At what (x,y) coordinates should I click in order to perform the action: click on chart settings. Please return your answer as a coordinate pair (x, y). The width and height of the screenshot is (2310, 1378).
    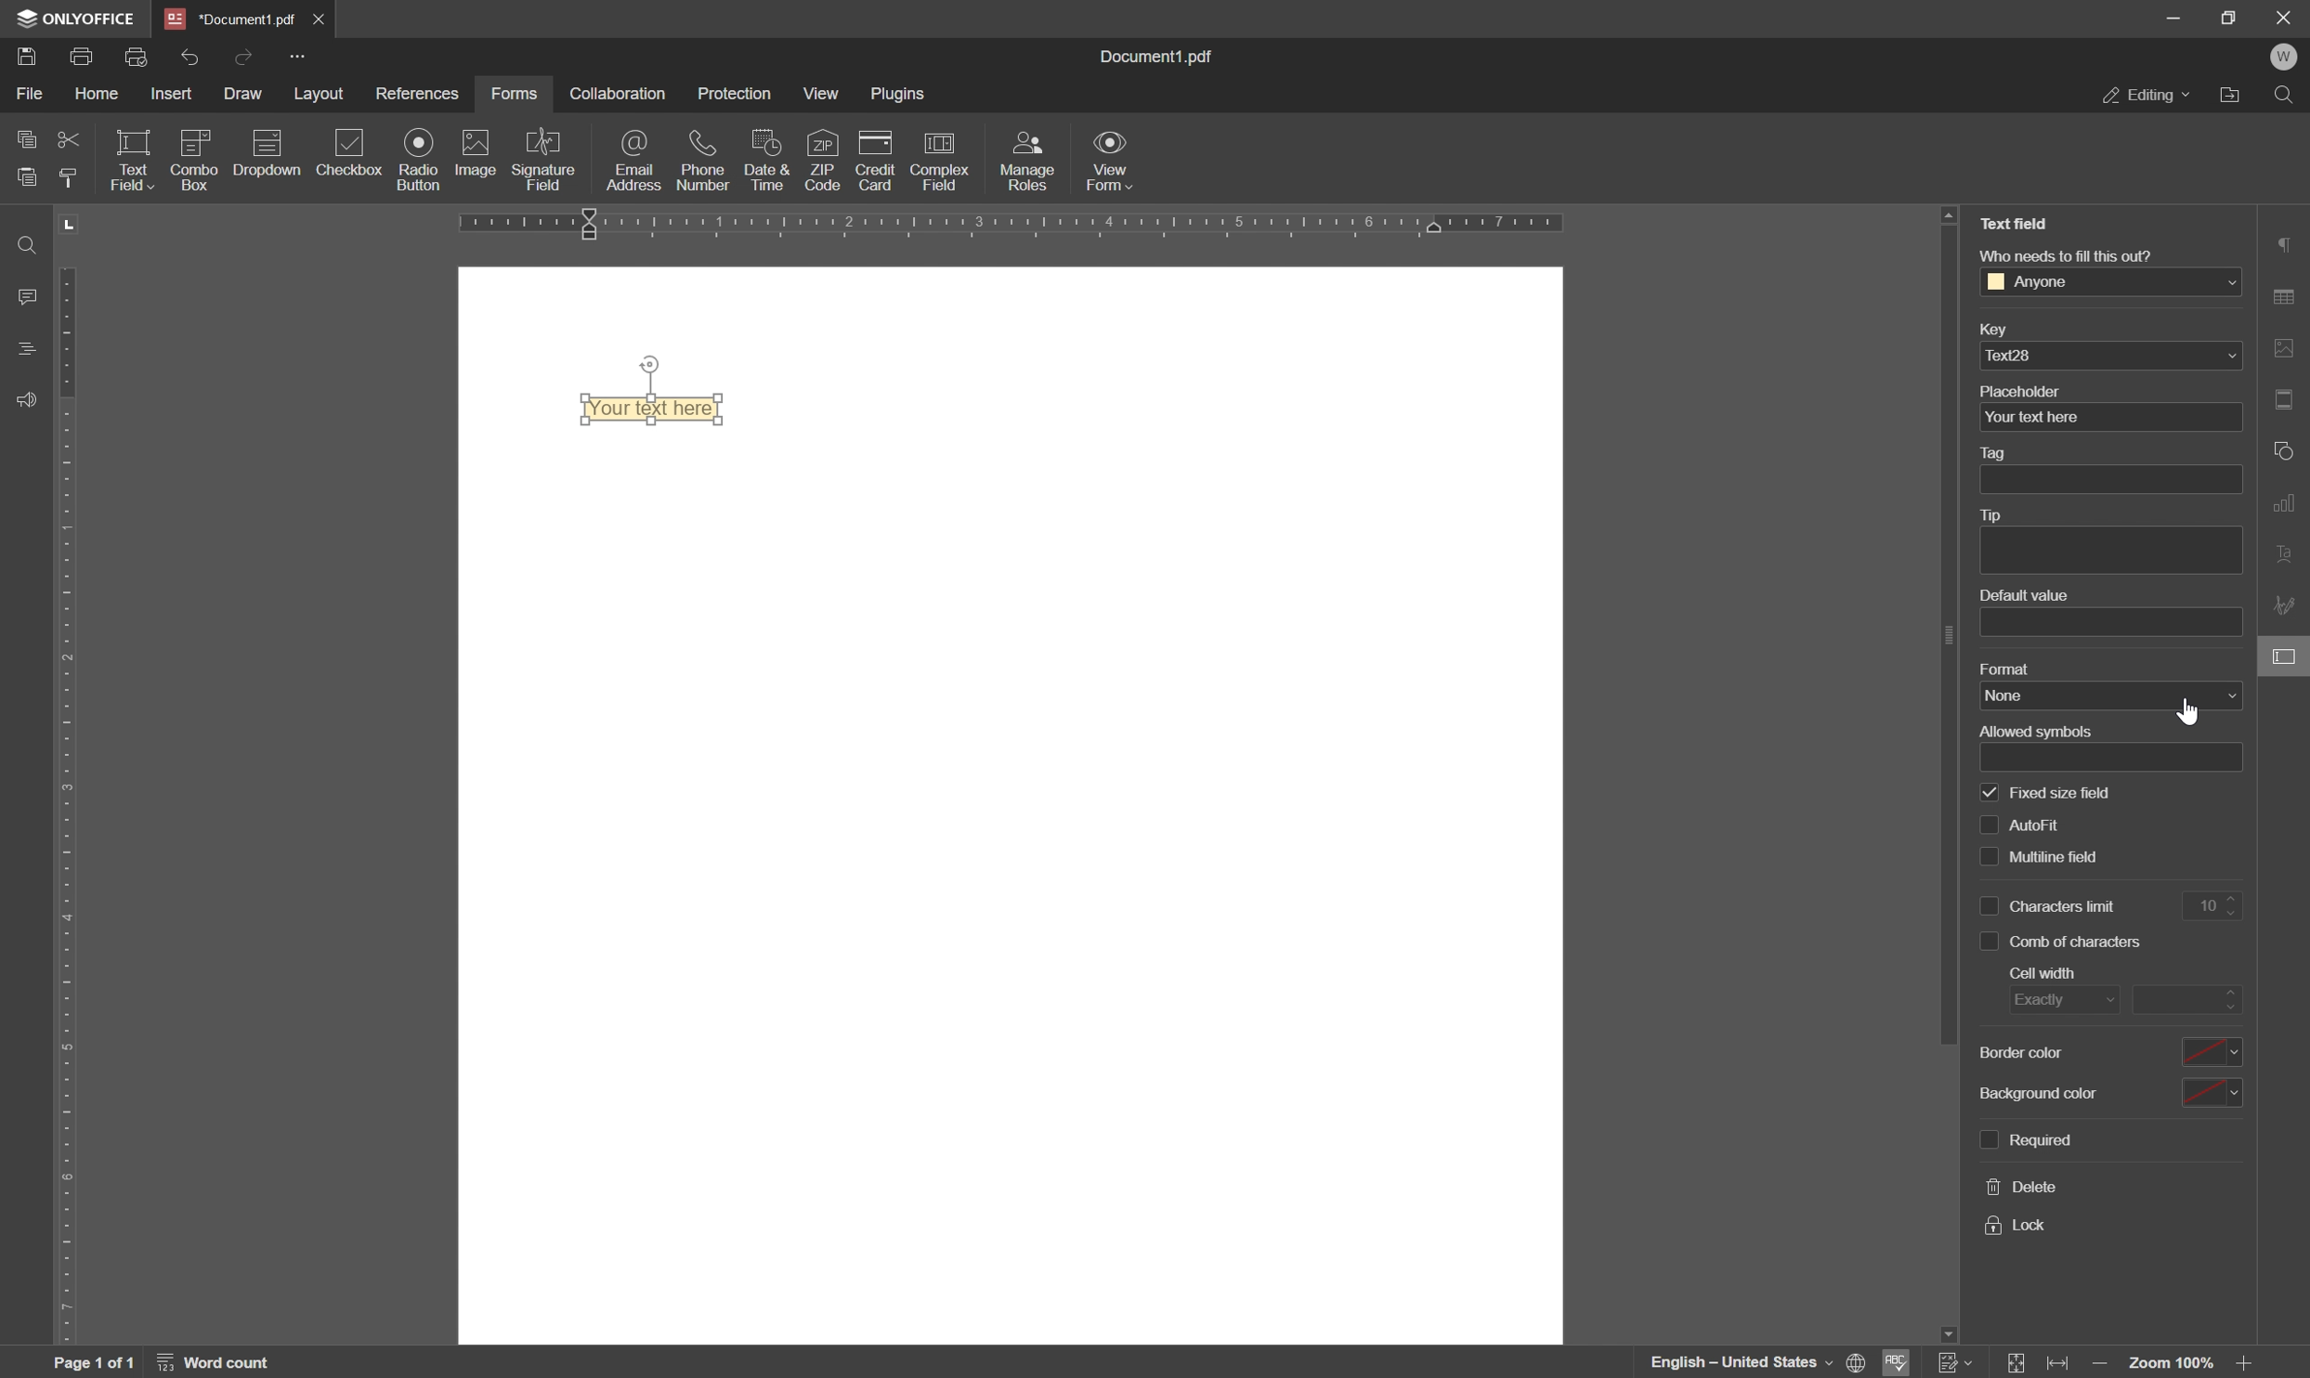
    Looking at the image, I should click on (2284, 502).